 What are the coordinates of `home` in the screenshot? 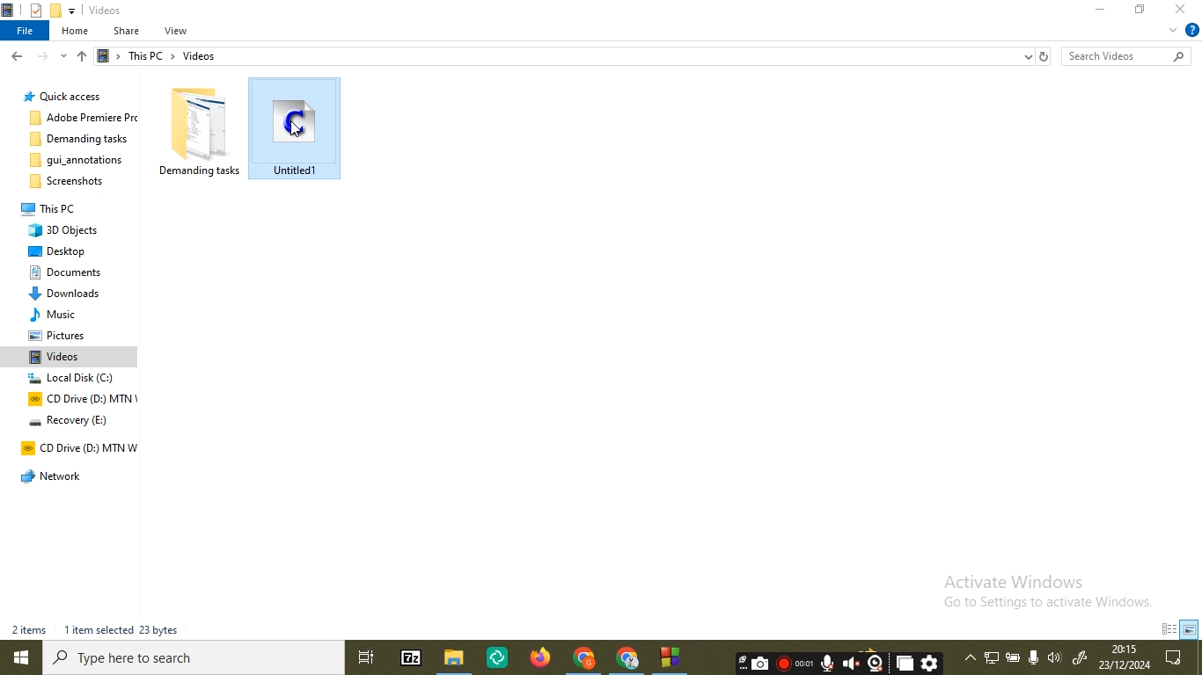 It's located at (73, 31).